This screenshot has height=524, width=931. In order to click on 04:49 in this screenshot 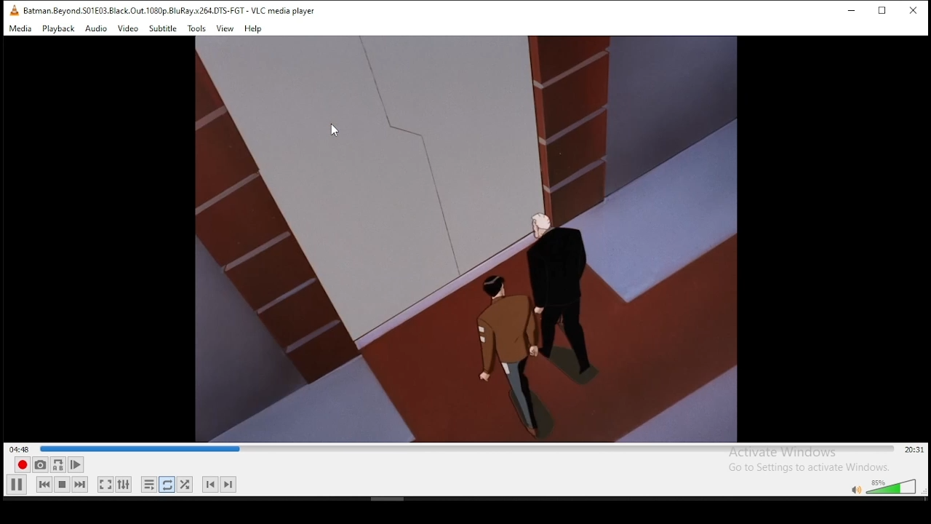, I will do `click(18, 450)`.